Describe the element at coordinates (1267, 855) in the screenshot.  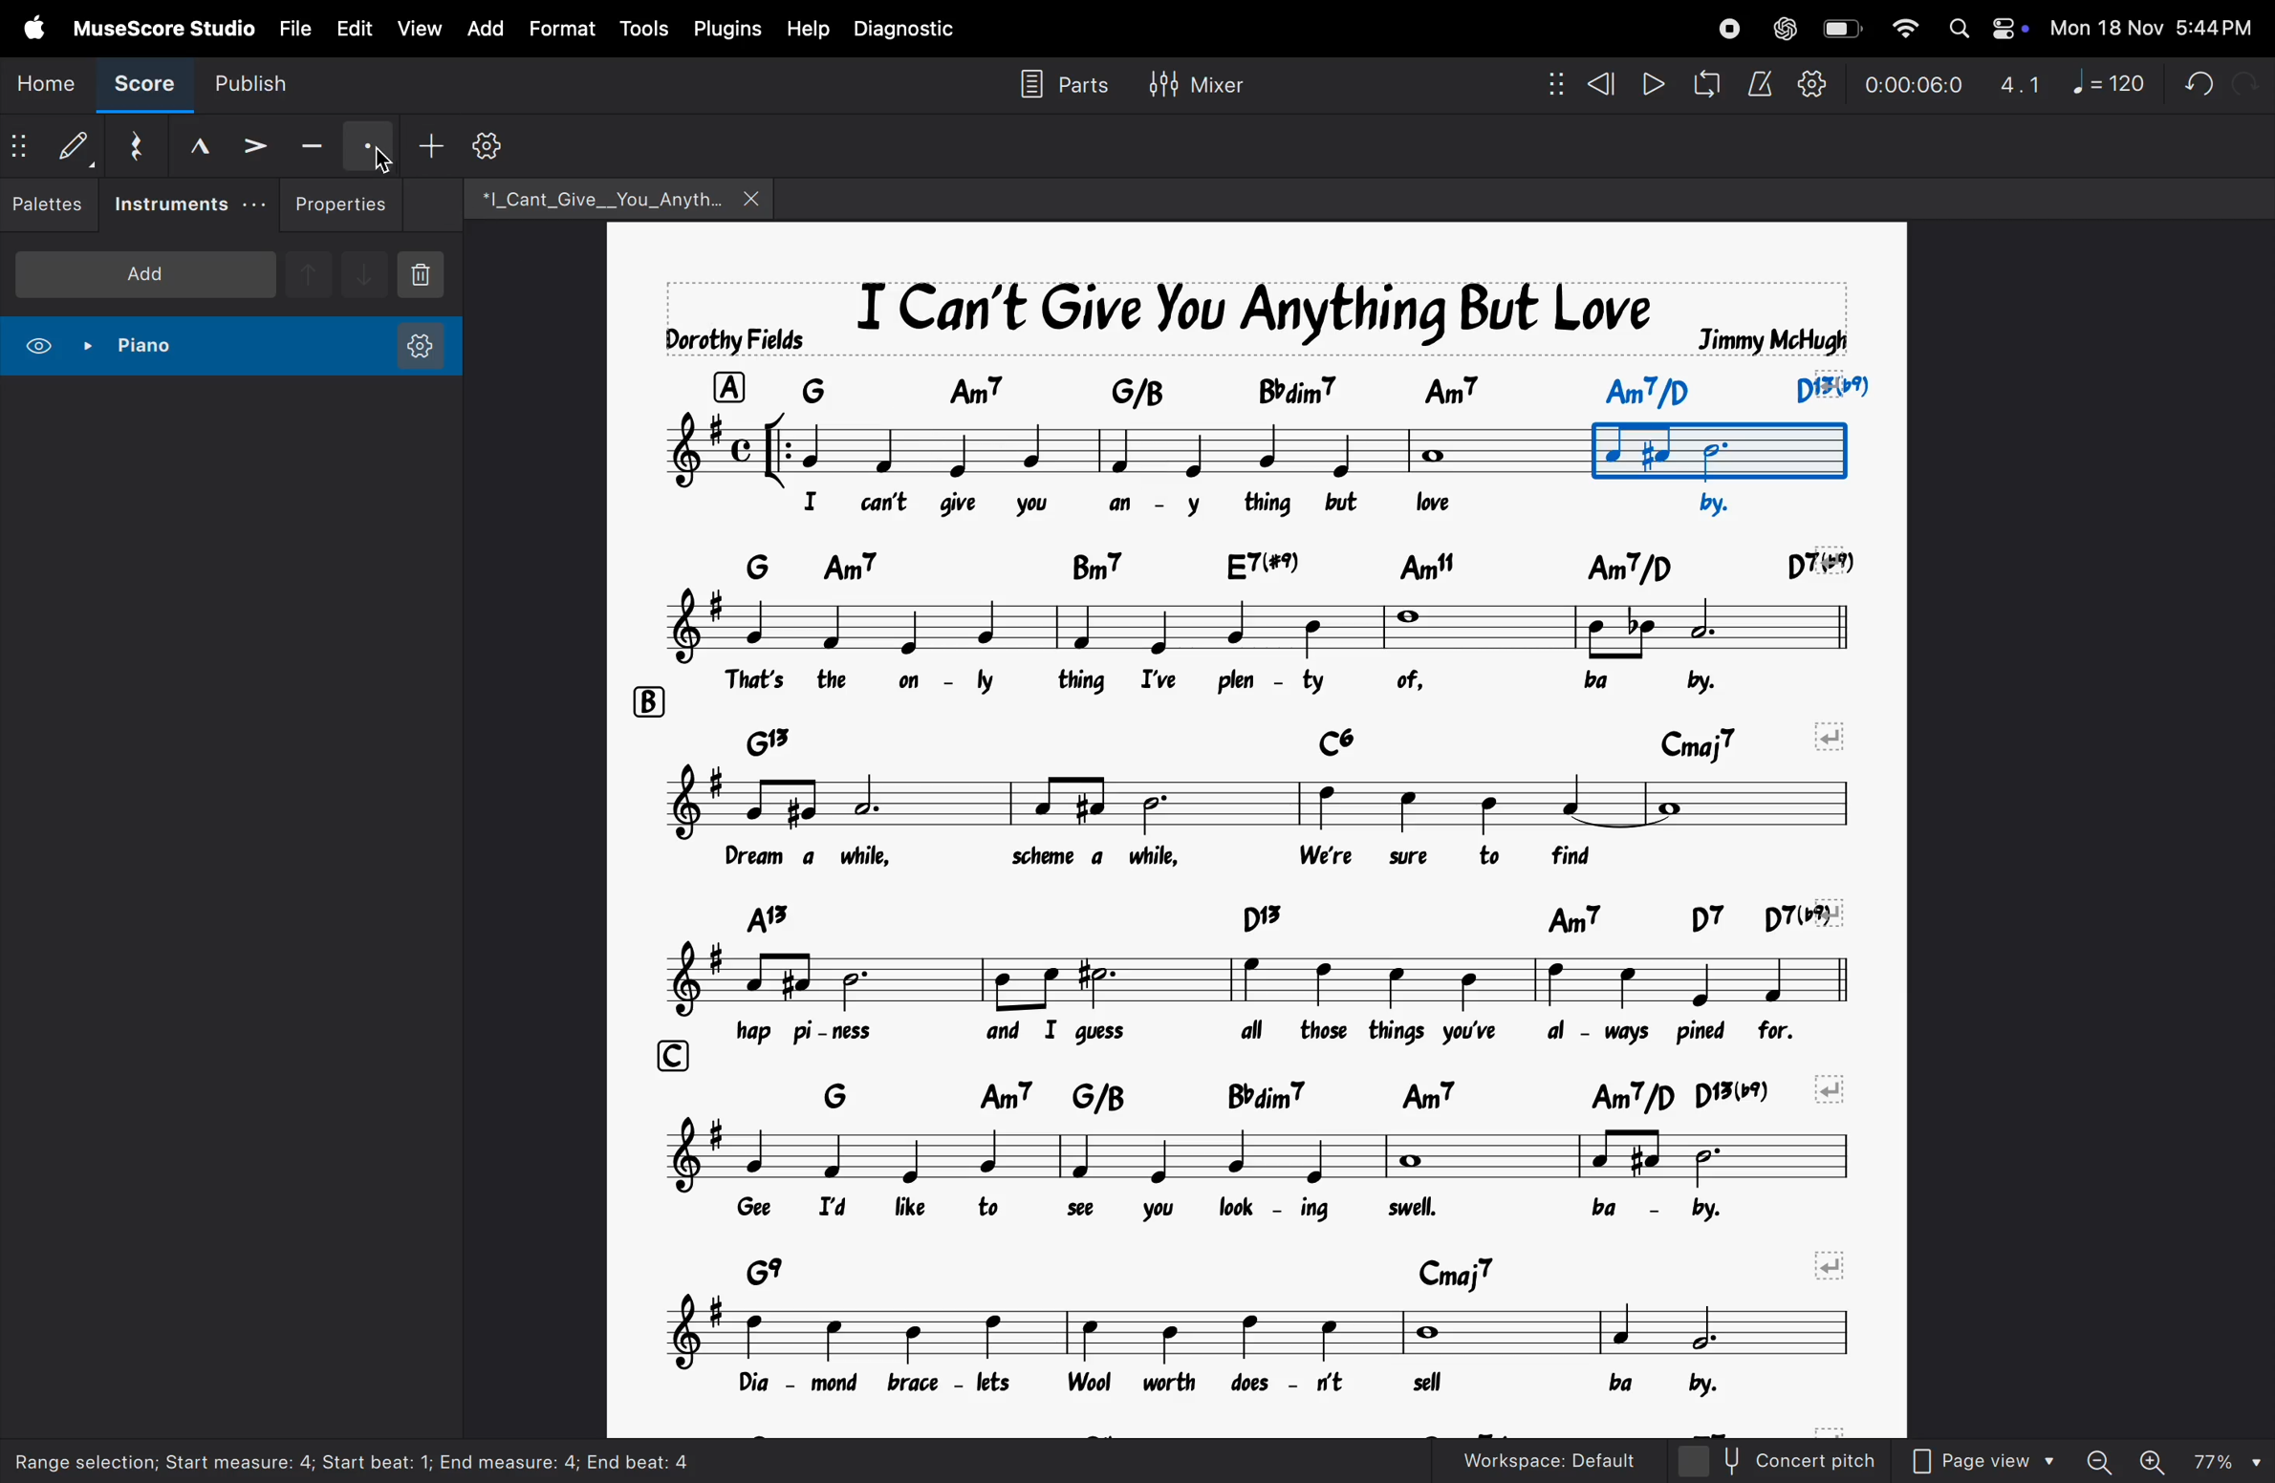
I see `notes` at that location.